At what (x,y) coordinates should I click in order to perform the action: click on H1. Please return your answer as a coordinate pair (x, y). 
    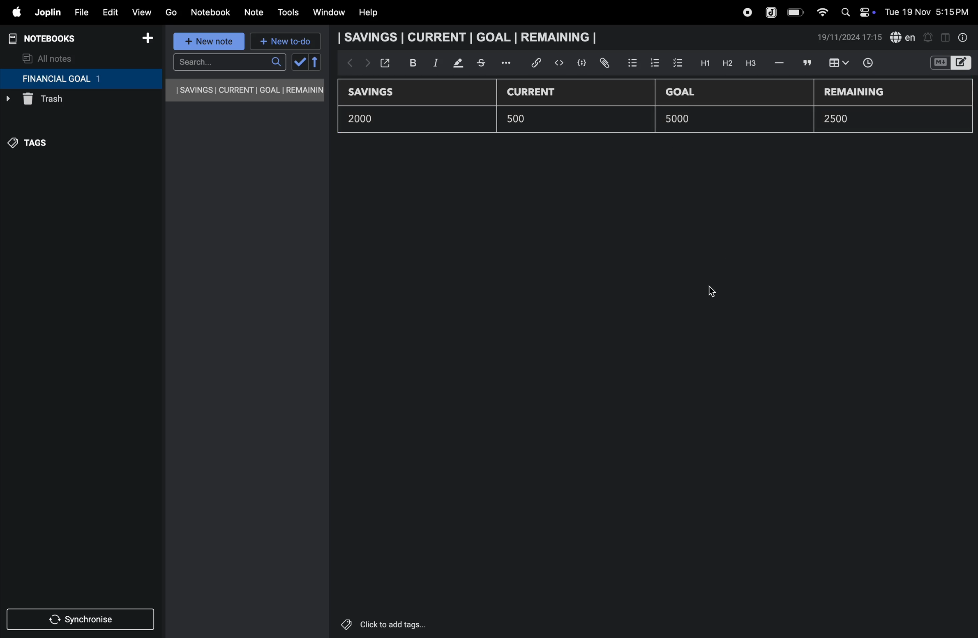
    Looking at the image, I should click on (704, 63).